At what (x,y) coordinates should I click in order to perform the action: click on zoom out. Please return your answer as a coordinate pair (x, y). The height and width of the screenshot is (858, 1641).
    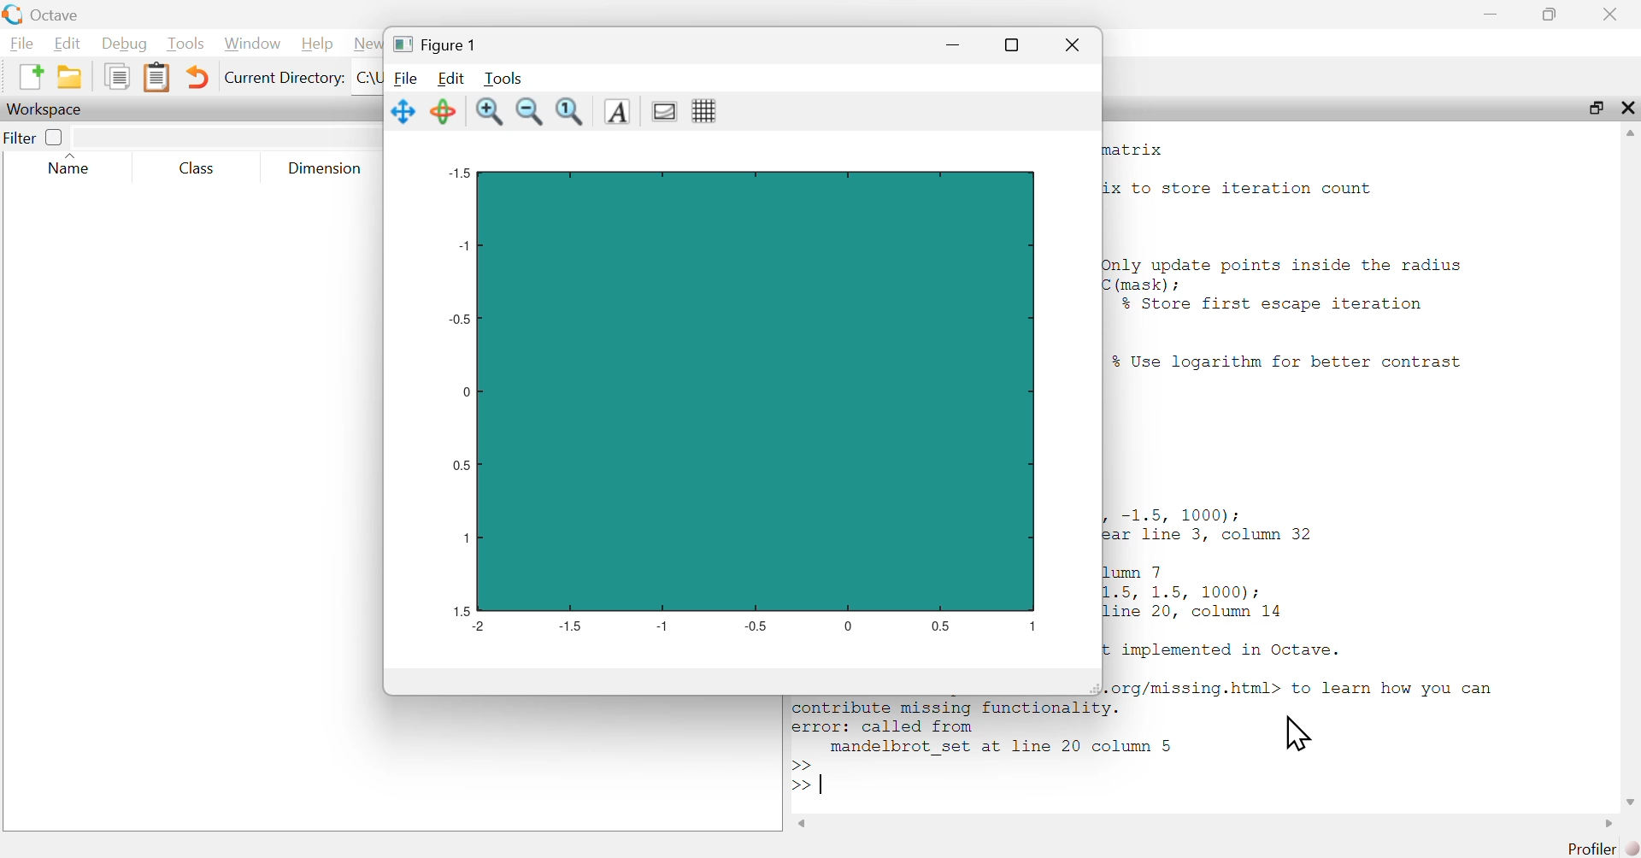
    Looking at the image, I should click on (527, 113).